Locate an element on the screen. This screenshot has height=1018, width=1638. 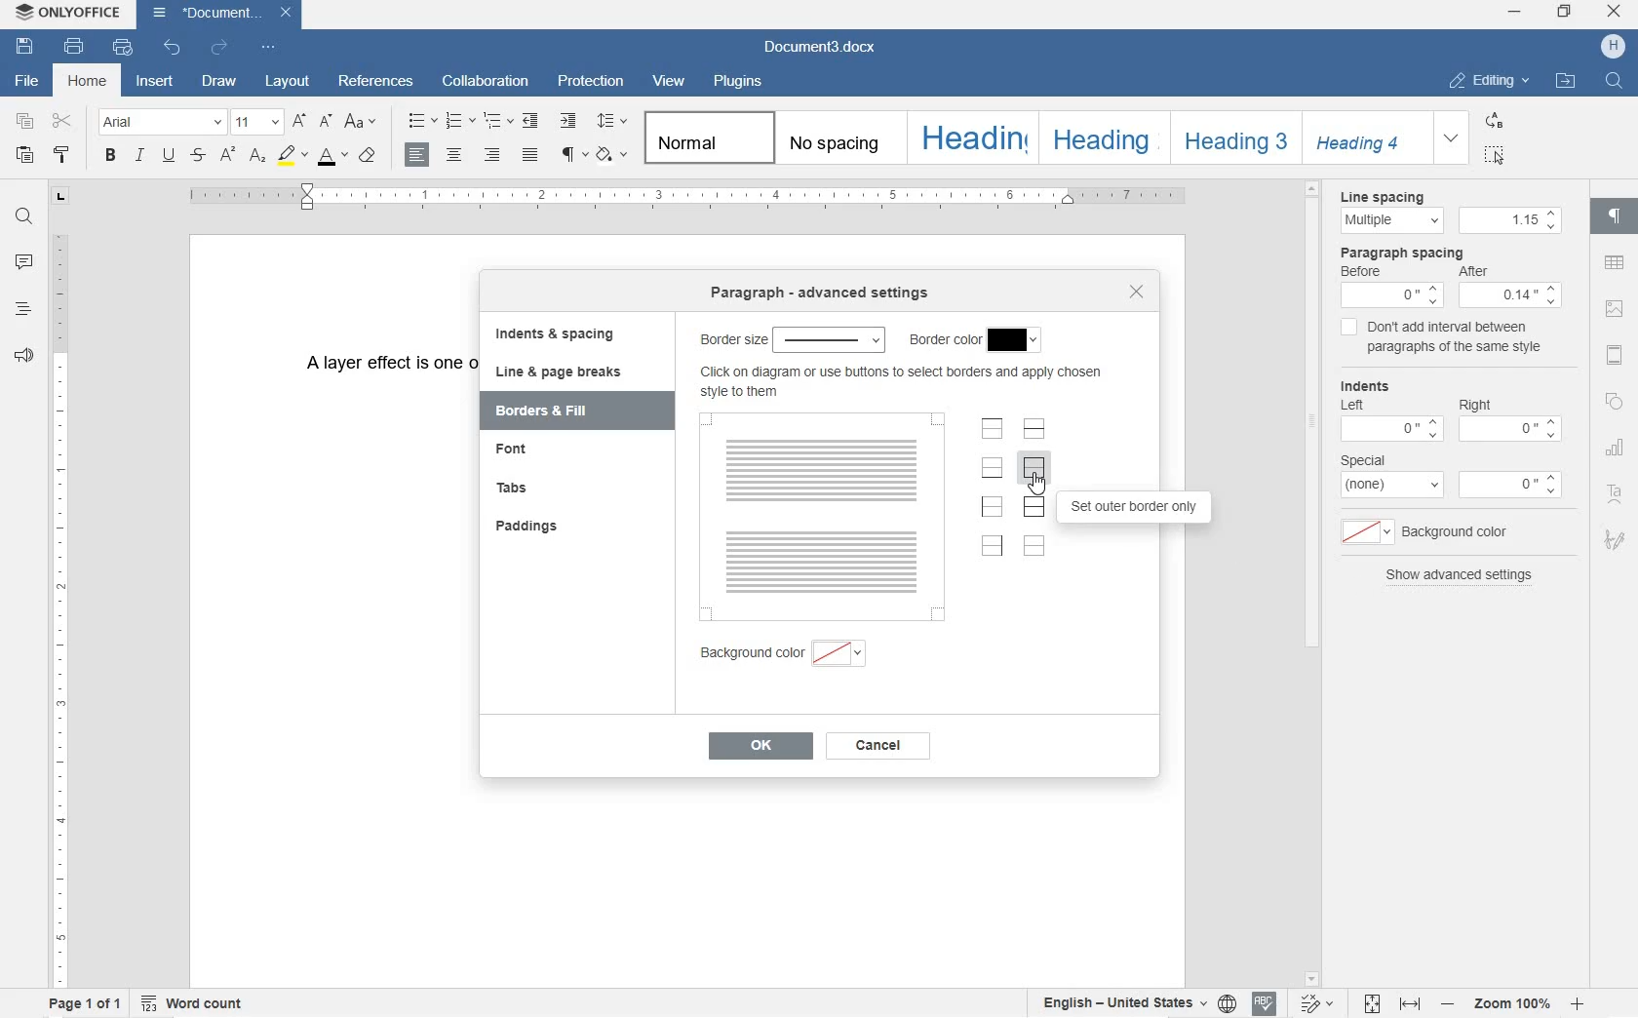
set right border only is located at coordinates (991, 548).